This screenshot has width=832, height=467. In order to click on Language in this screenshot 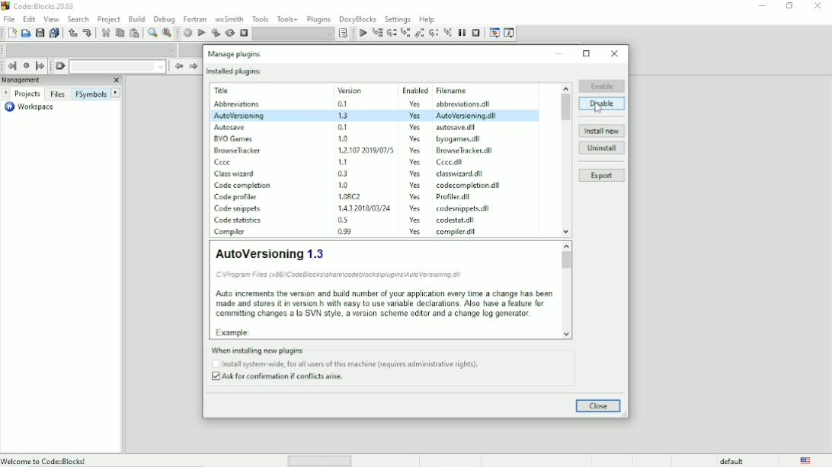, I will do `click(807, 461)`.